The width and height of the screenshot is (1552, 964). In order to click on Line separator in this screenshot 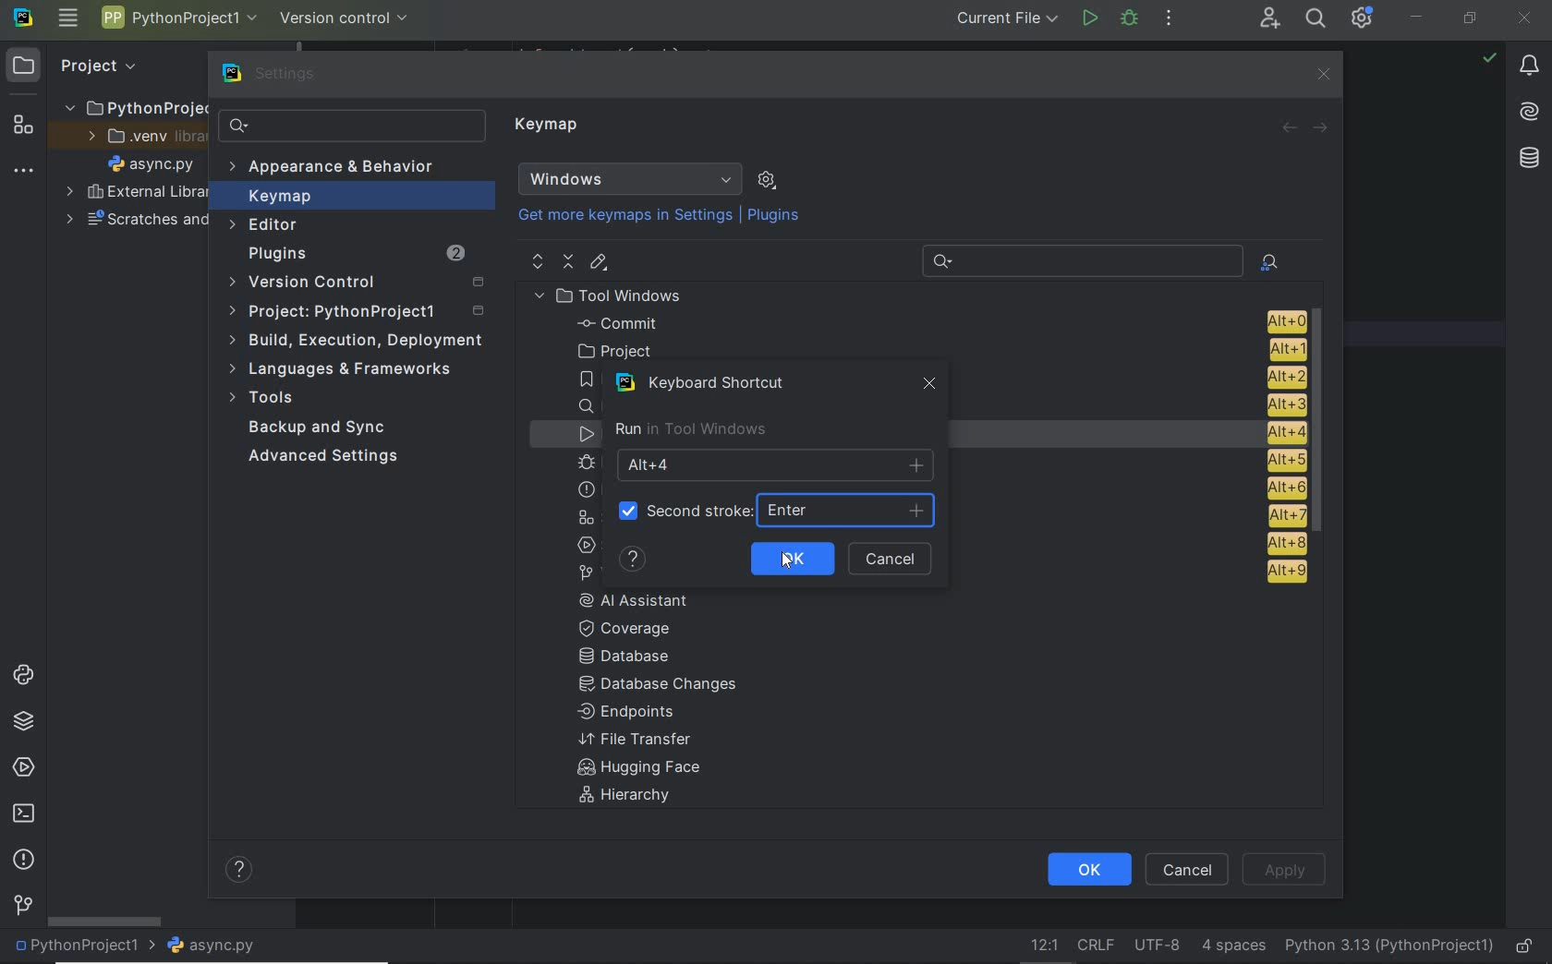, I will do `click(1094, 946)`.